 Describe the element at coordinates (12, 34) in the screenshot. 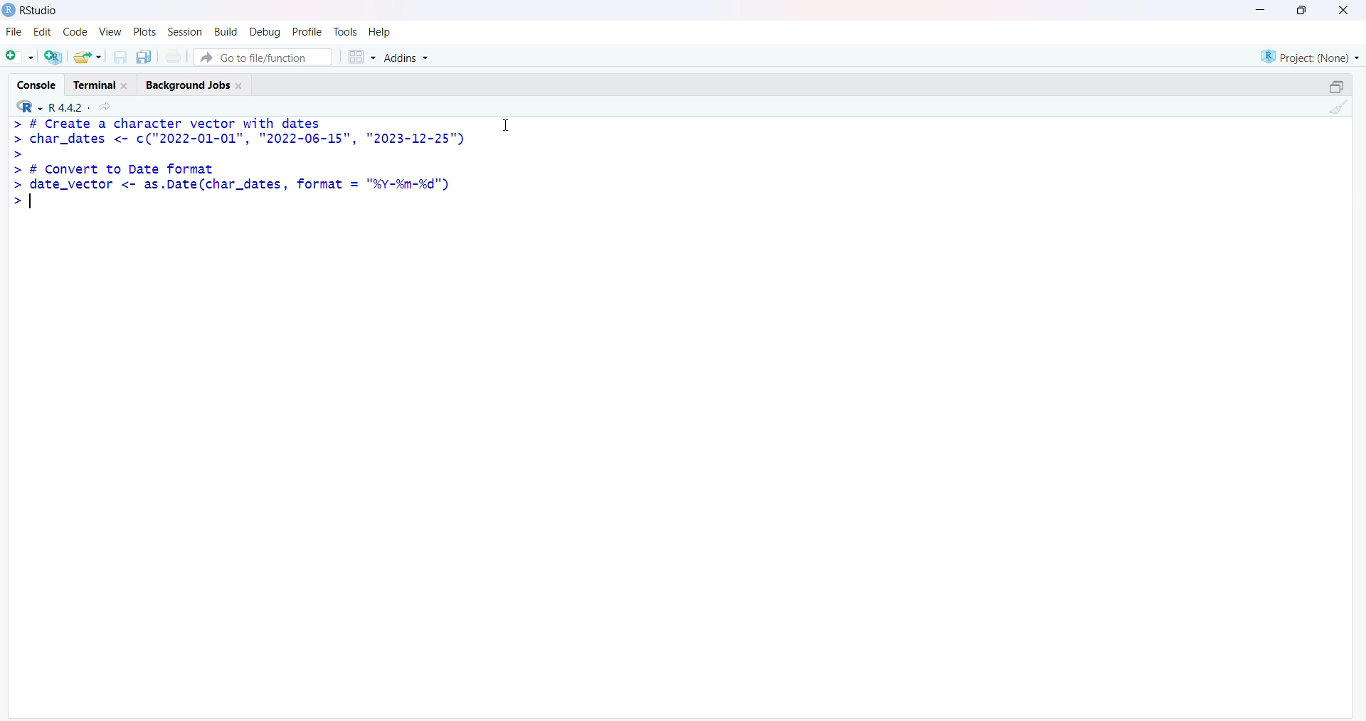

I see `File` at that location.